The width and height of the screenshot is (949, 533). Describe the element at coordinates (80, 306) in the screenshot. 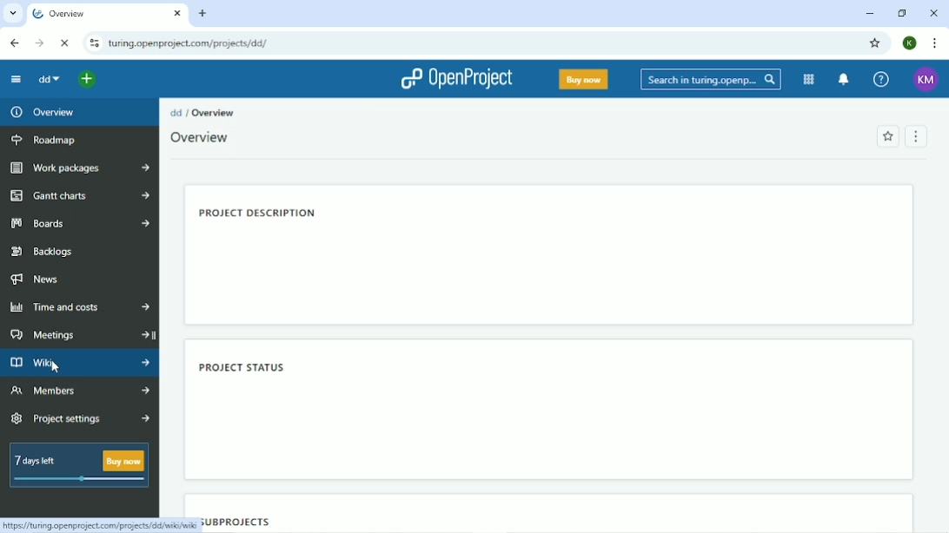

I see `Time and costs` at that location.